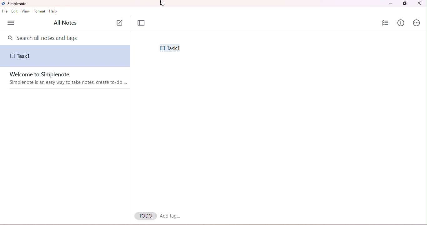  What do you see at coordinates (419, 4) in the screenshot?
I see `close` at bounding box center [419, 4].